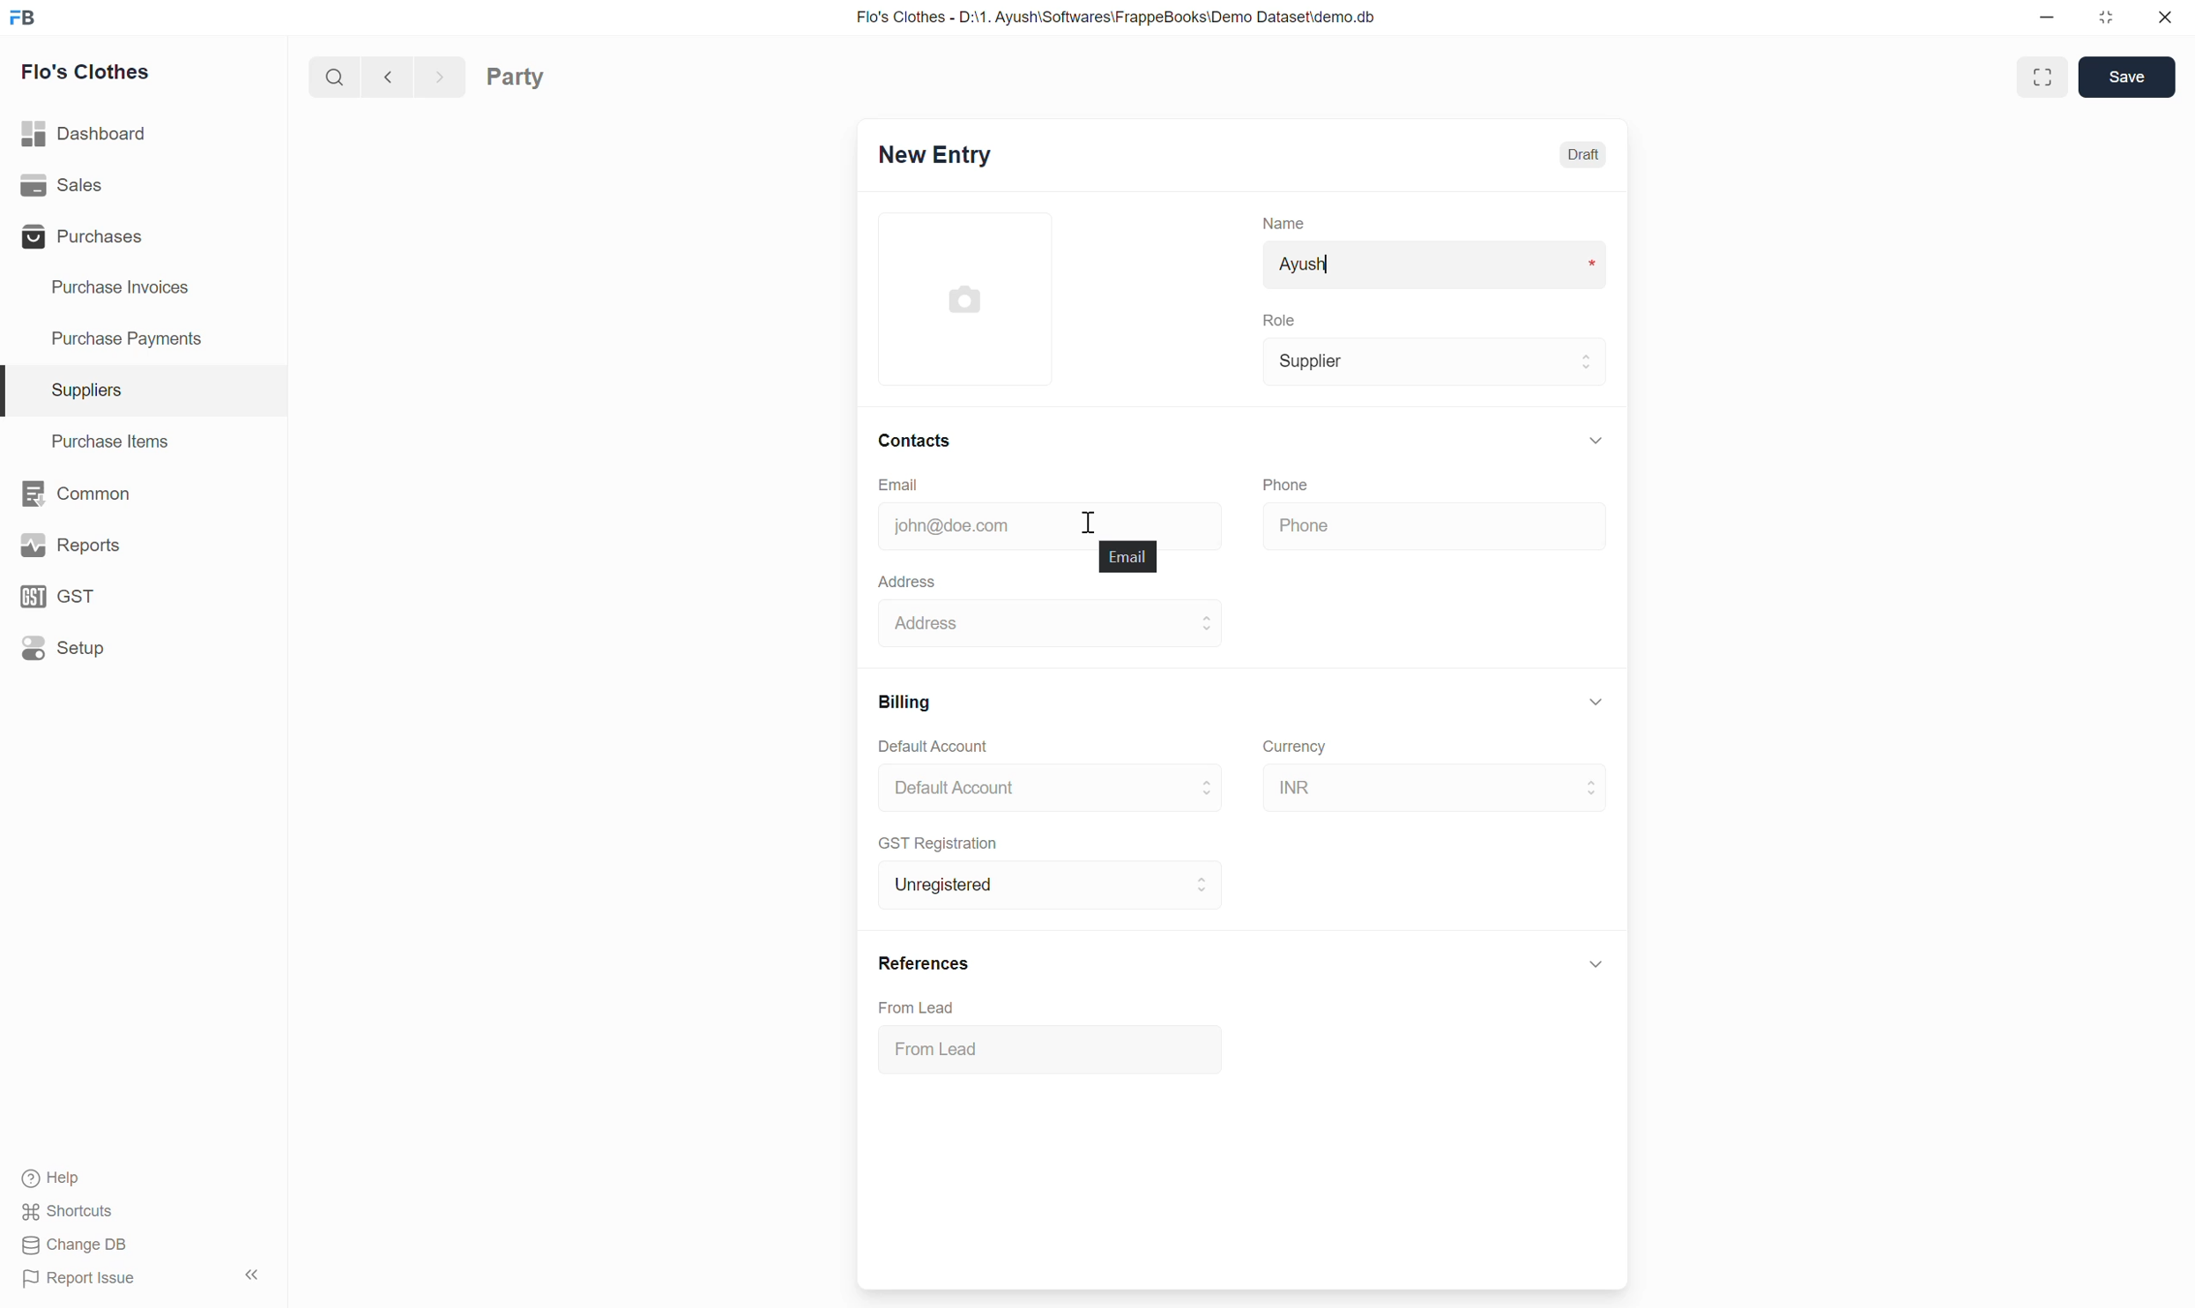  Describe the element at coordinates (252, 1275) in the screenshot. I see `Collapse sidebar` at that location.